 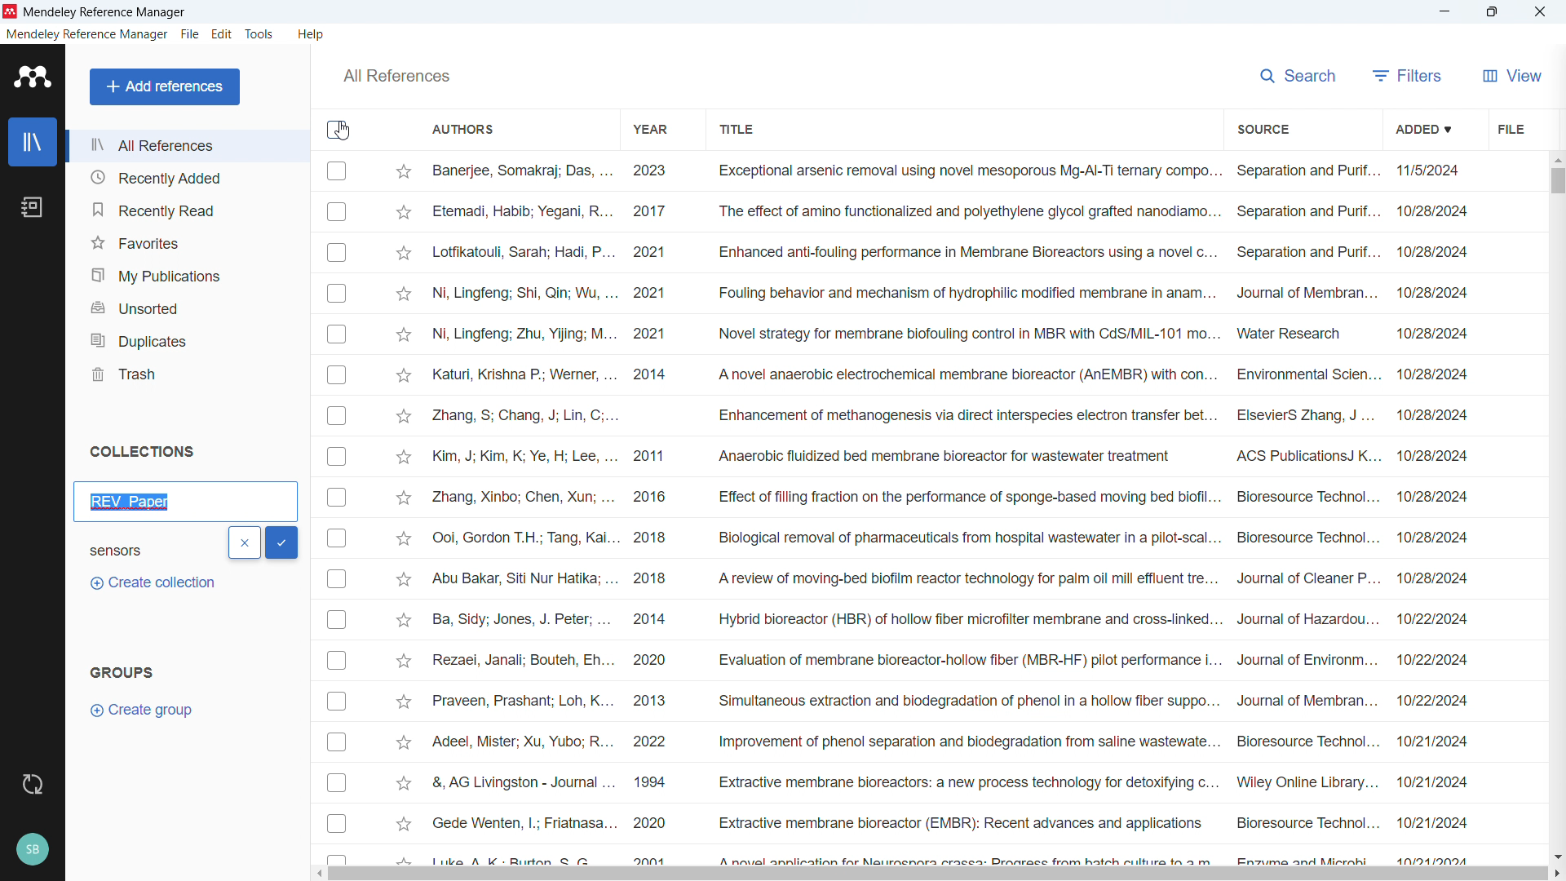 What do you see at coordinates (337, 497) in the screenshot?
I see `Select respective publication` at bounding box center [337, 497].